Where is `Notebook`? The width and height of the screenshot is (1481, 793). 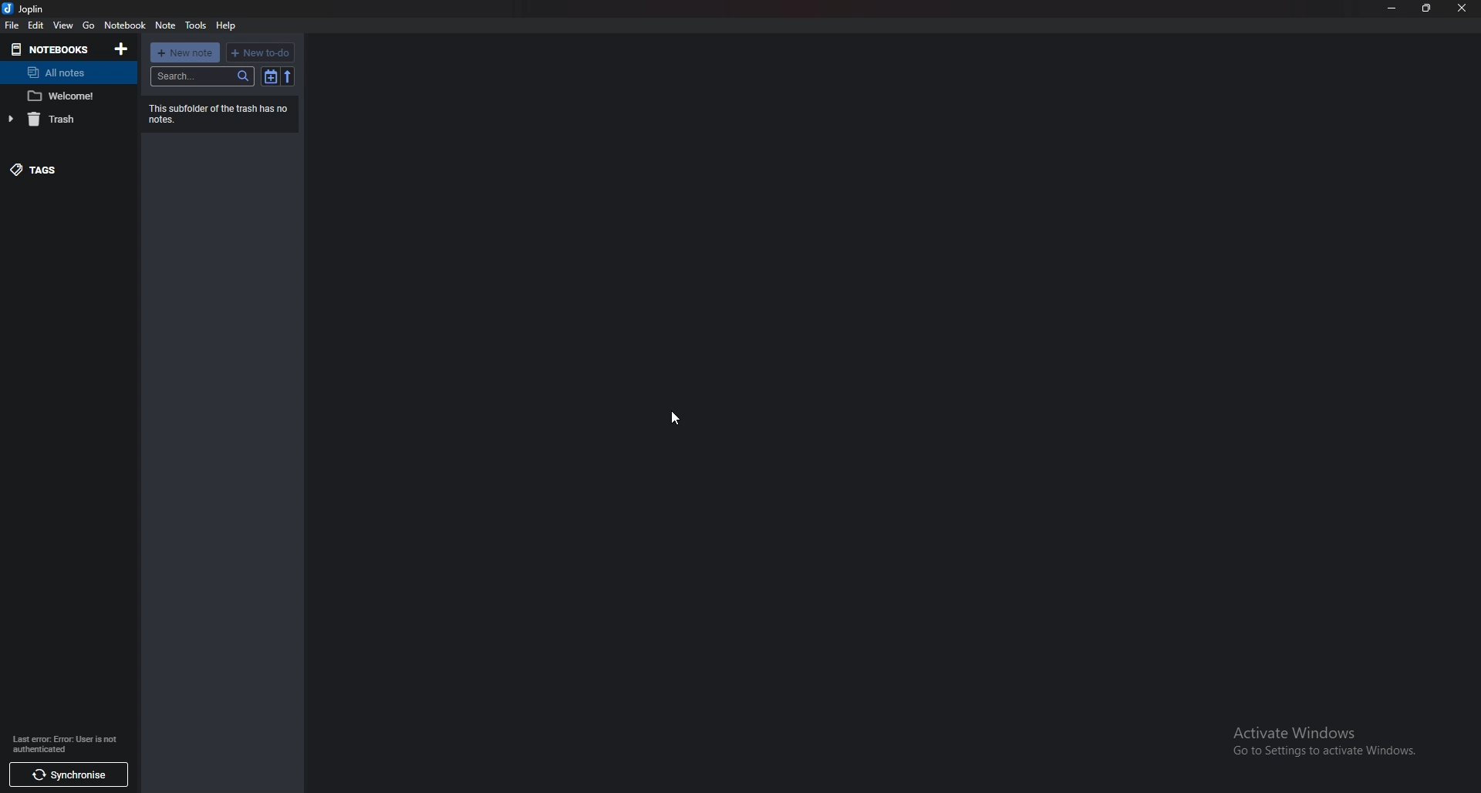 Notebook is located at coordinates (124, 25).